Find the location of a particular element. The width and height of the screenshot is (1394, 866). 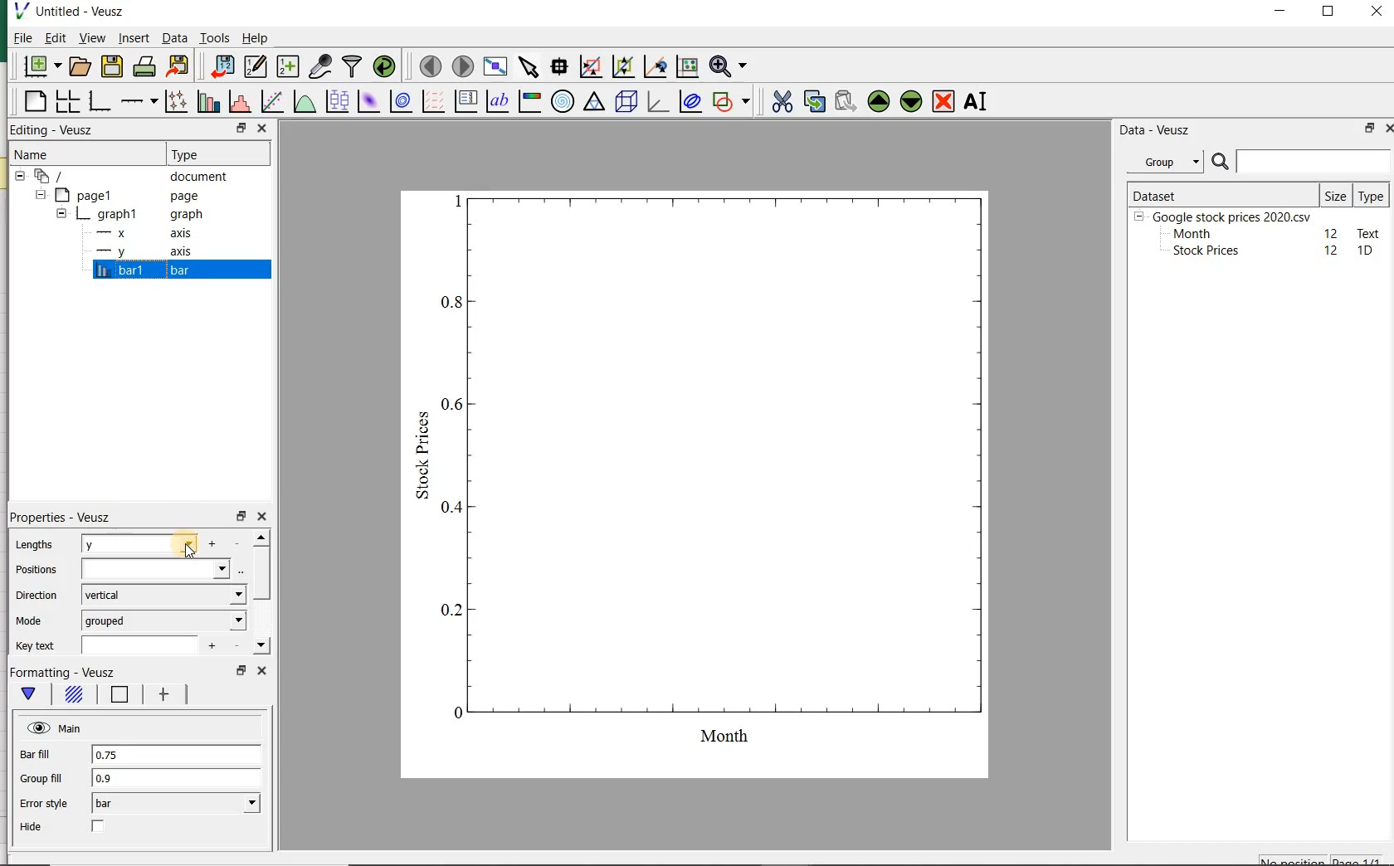

bar1 is located at coordinates (139, 271).